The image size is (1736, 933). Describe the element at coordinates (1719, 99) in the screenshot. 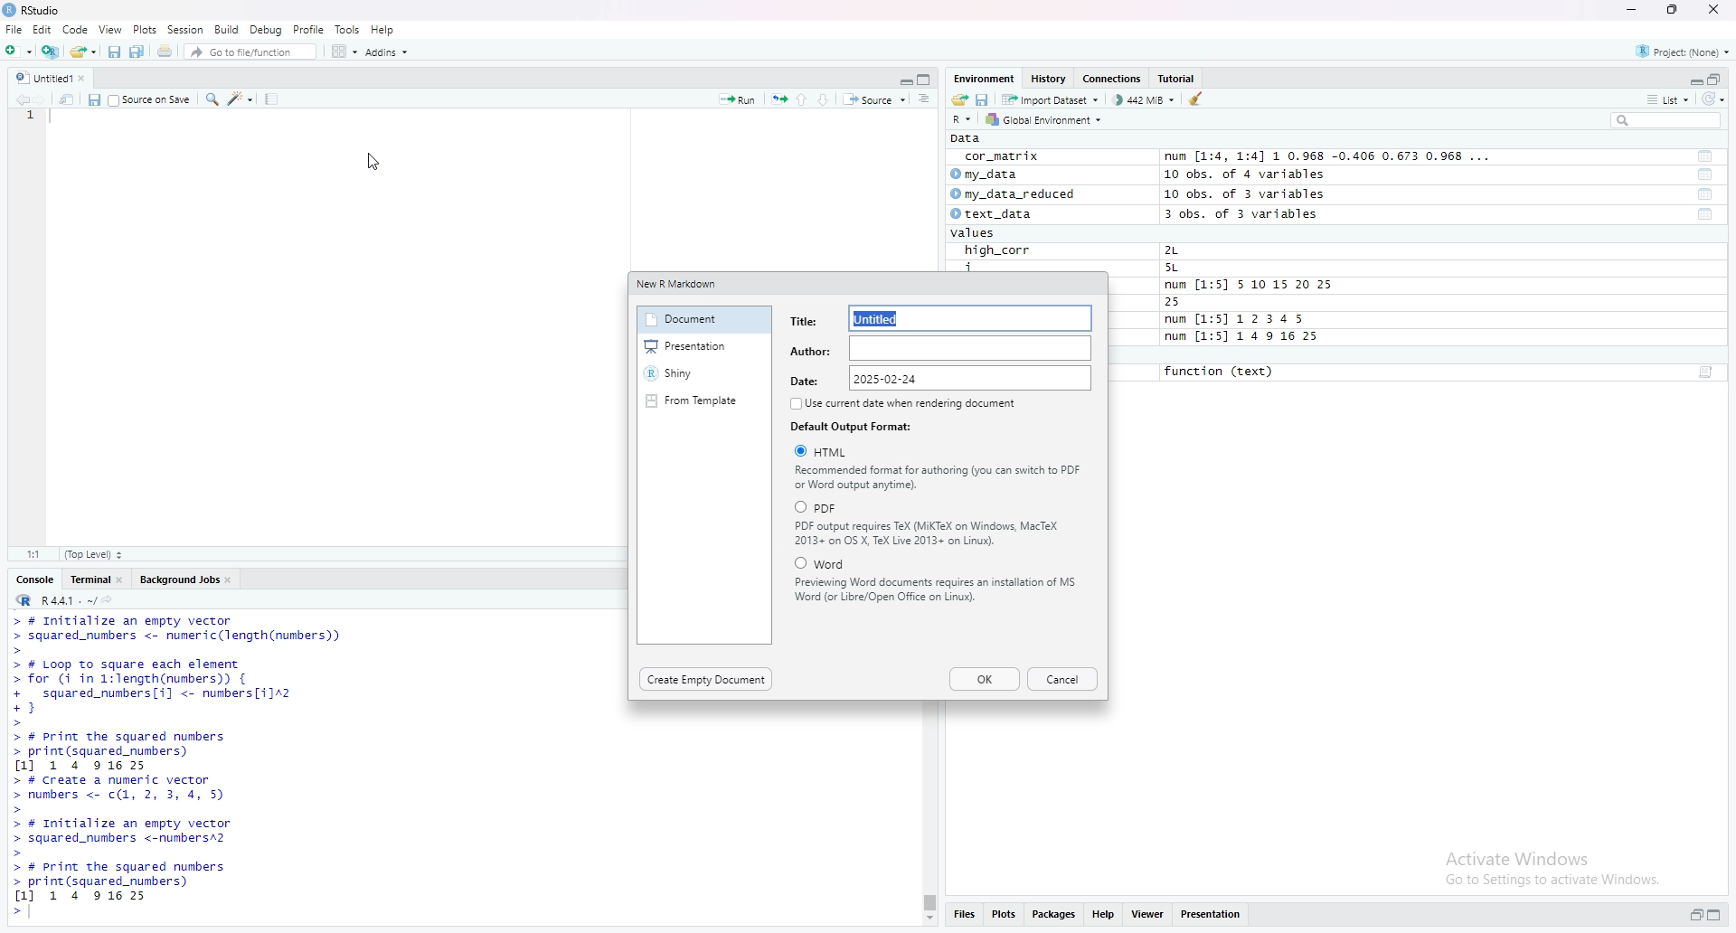

I see `Refresh the list of object in the environment` at that location.